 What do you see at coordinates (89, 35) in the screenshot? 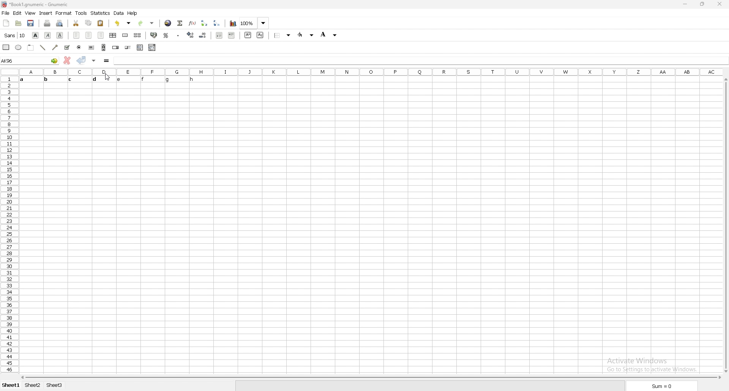
I see `centre` at bounding box center [89, 35].